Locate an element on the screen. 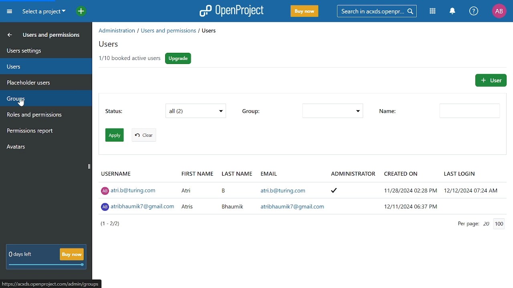 This screenshot has width=513, height=288. placeholder users is located at coordinates (41, 82).